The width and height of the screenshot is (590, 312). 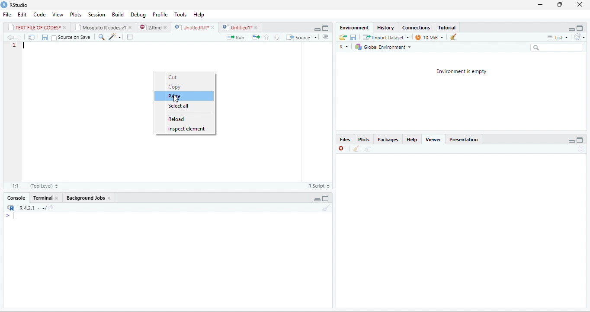 What do you see at coordinates (383, 47) in the screenshot?
I see `| Global Environment =` at bounding box center [383, 47].